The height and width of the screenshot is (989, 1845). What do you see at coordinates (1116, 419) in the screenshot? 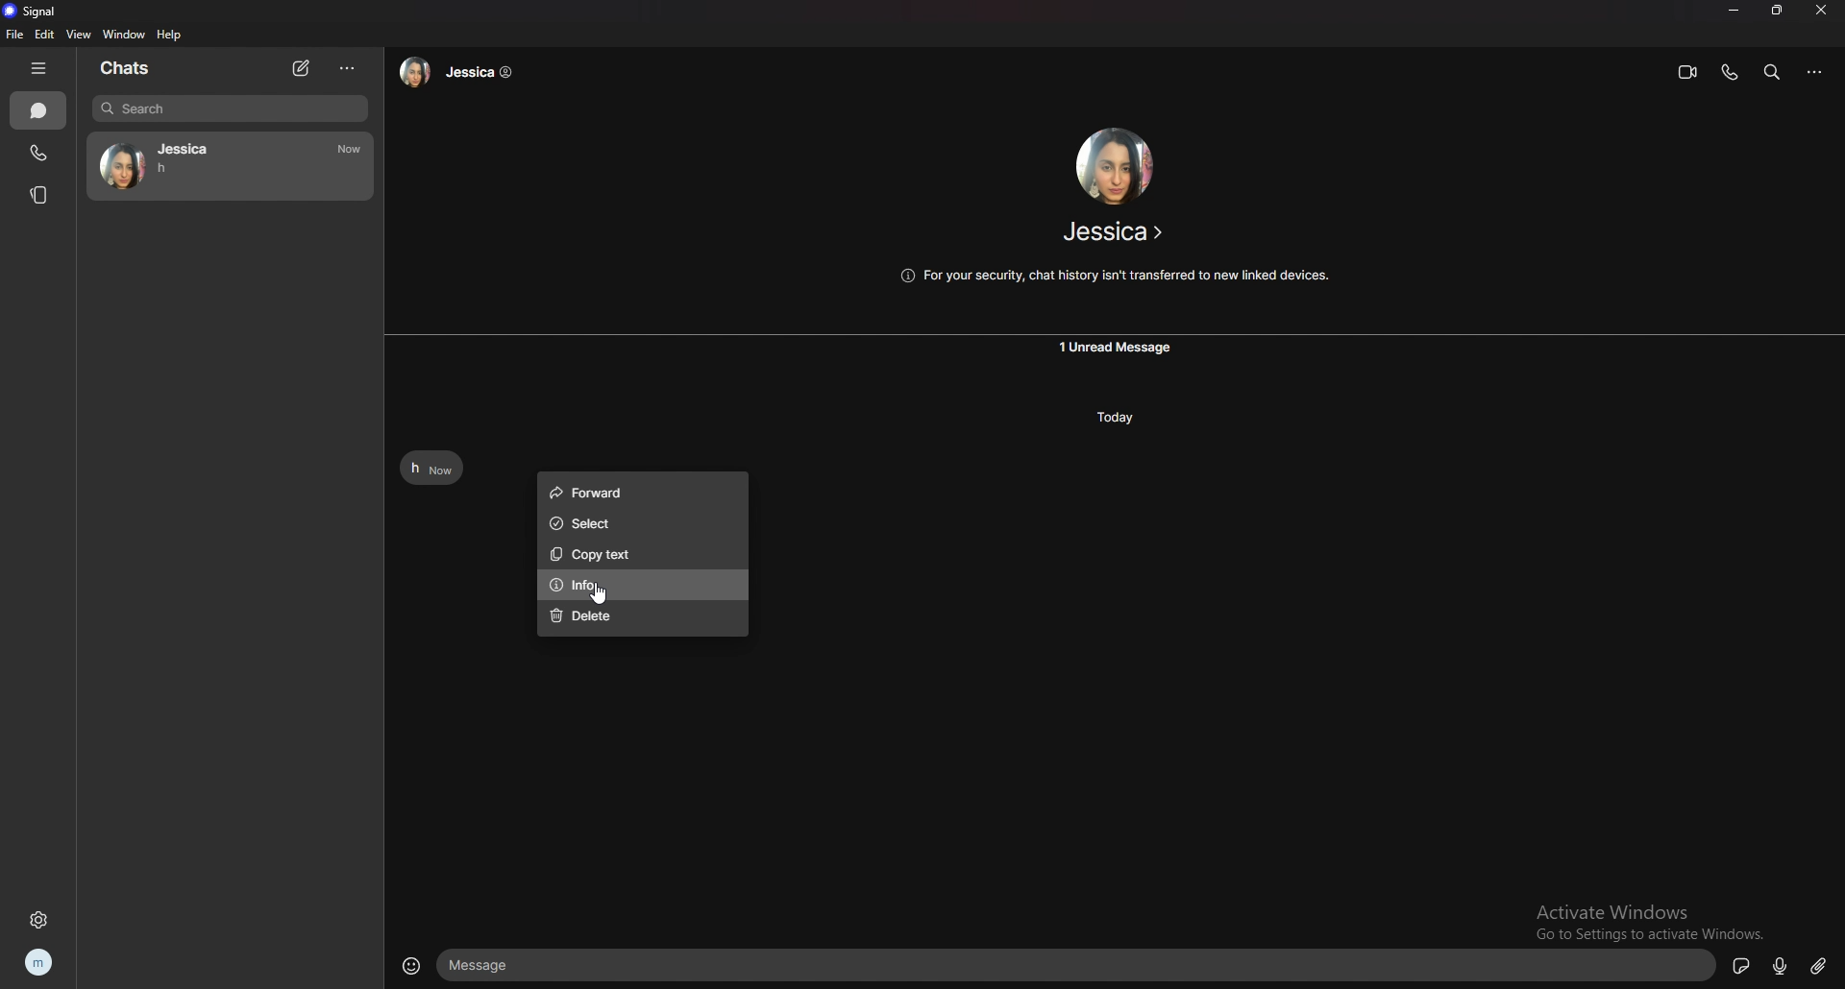
I see `today` at bounding box center [1116, 419].